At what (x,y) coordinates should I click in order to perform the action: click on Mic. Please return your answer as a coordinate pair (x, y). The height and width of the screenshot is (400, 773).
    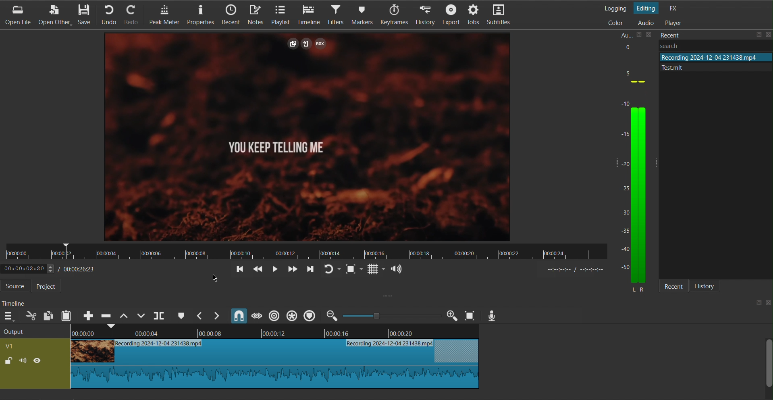
    Looking at the image, I should click on (492, 315).